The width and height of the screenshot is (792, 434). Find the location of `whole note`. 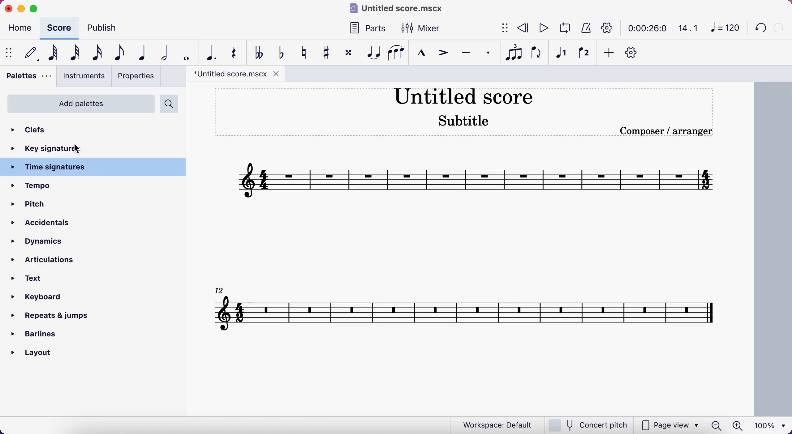

whole note is located at coordinates (187, 51).